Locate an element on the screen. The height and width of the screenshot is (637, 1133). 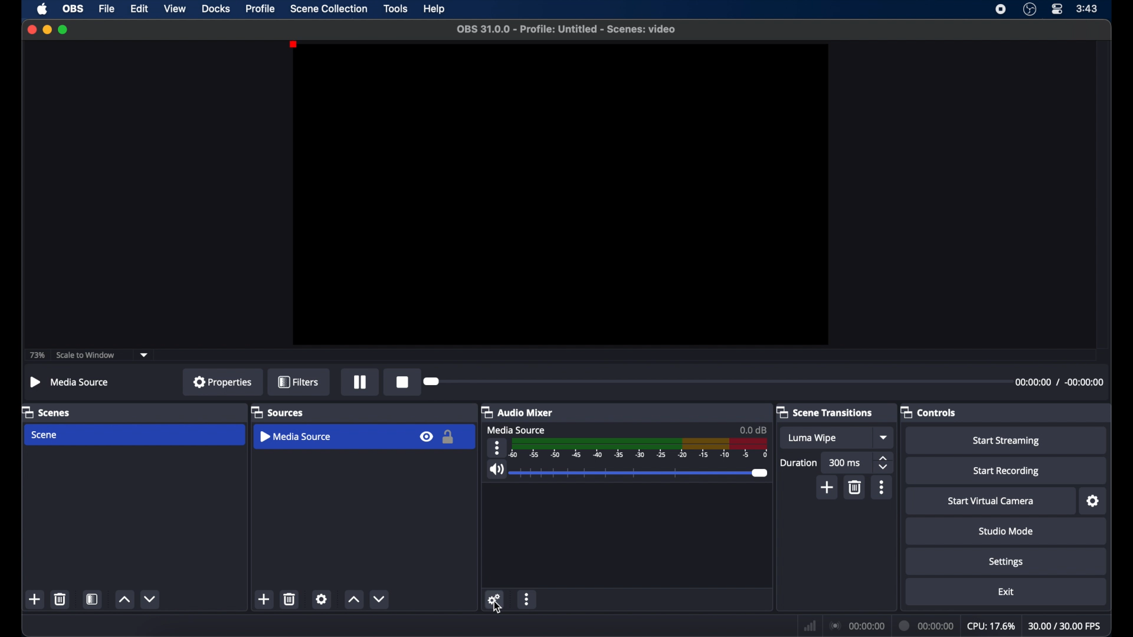
start recording is located at coordinates (1006, 471).